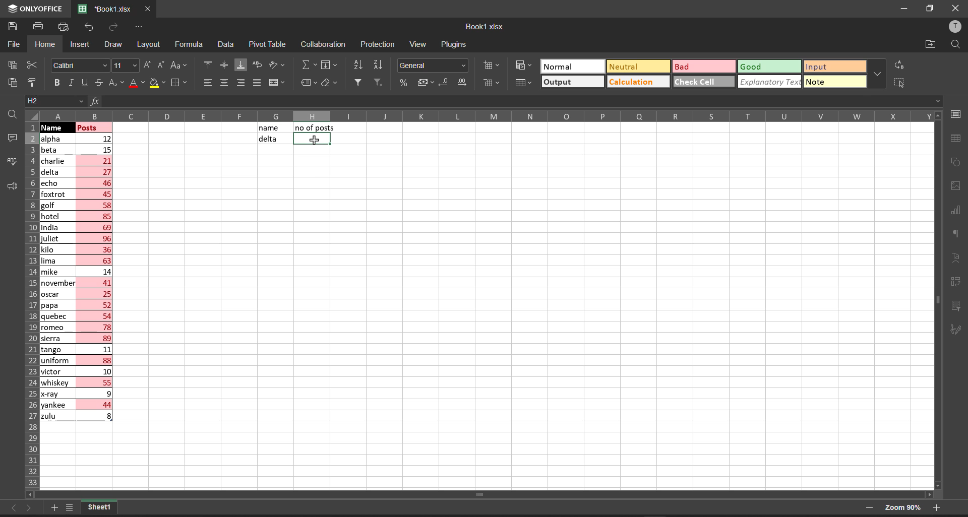 The image size is (968, 517). Describe the element at coordinates (956, 113) in the screenshot. I see `cell settings` at that location.